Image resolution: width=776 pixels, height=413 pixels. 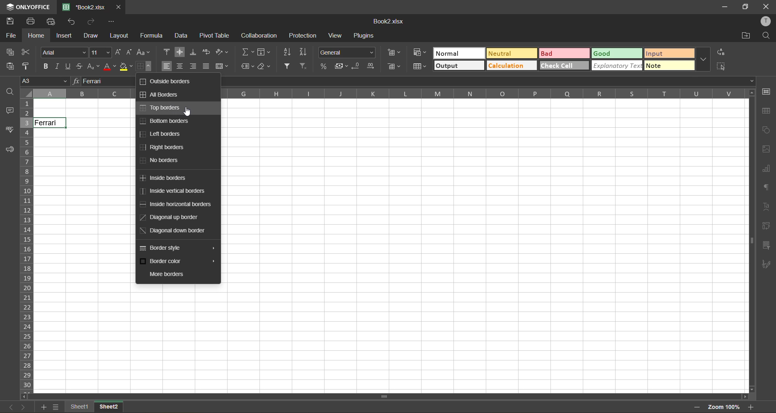 What do you see at coordinates (165, 177) in the screenshot?
I see `inside borders` at bounding box center [165, 177].